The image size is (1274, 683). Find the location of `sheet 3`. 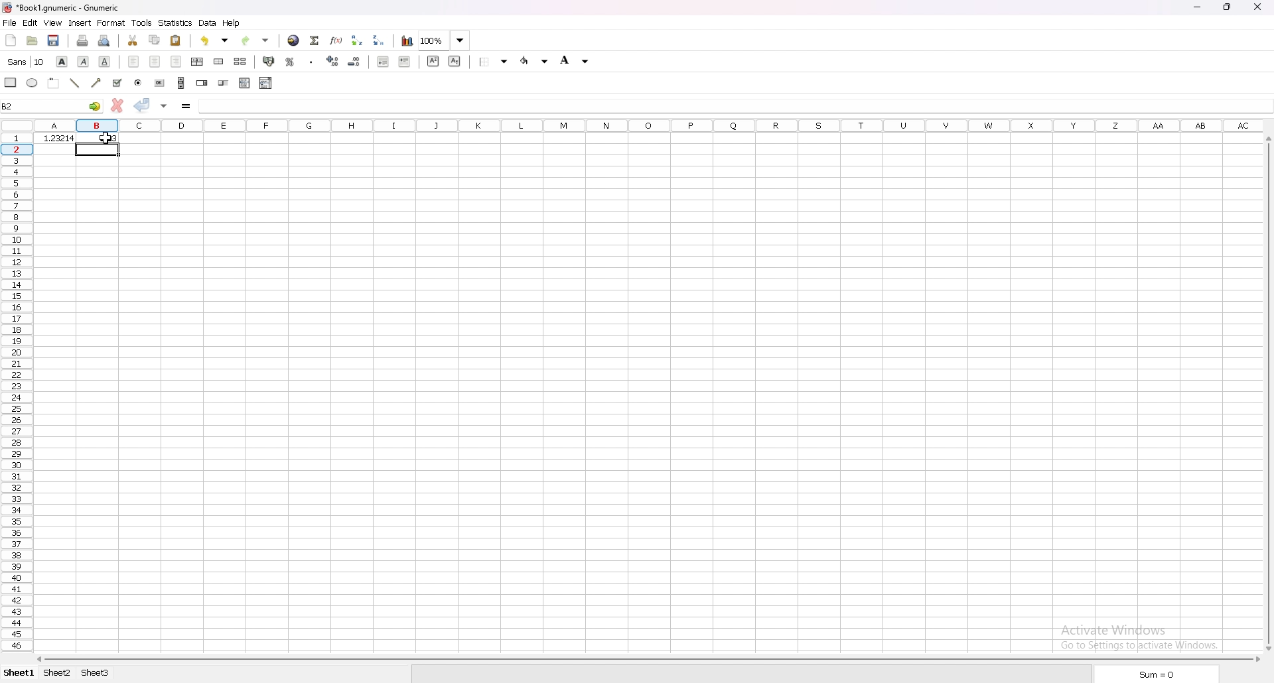

sheet 3 is located at coordinates (96, 673).